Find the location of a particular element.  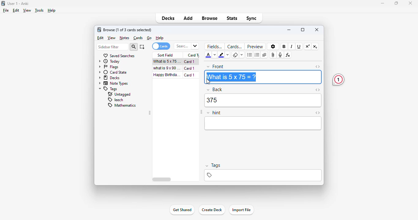

change color is located at coordinates (215, 55).